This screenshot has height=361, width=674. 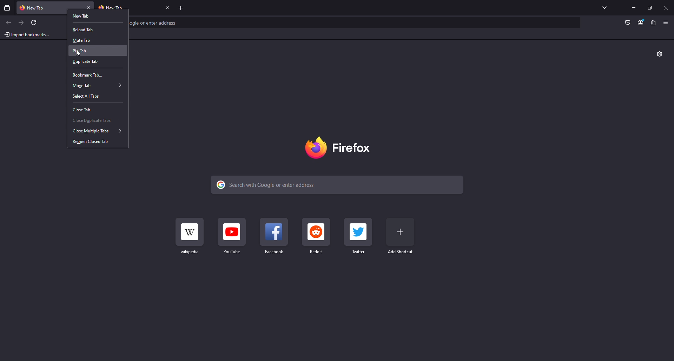 What do you see at coordinates (96, 18) in the screenshot?
I see `New Tab` at bounding box center [96, 18].